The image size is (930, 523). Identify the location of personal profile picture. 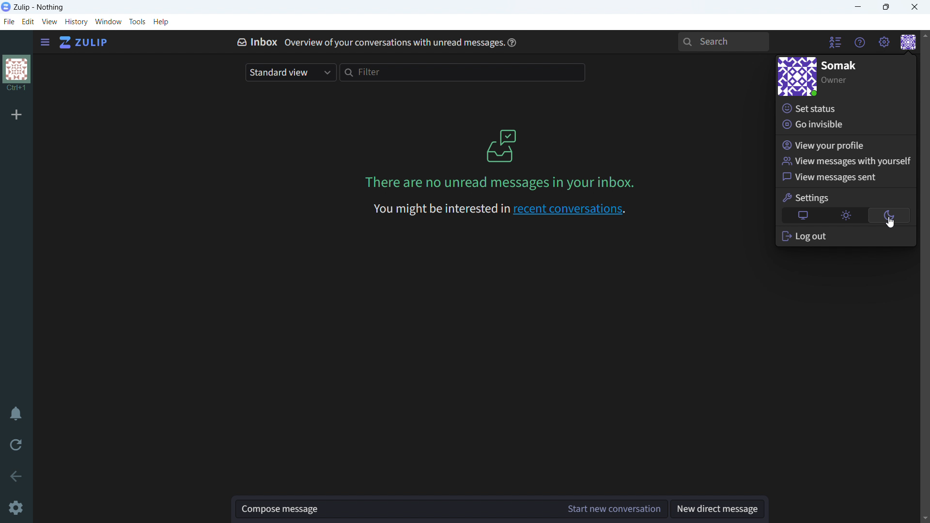
(797, 77).